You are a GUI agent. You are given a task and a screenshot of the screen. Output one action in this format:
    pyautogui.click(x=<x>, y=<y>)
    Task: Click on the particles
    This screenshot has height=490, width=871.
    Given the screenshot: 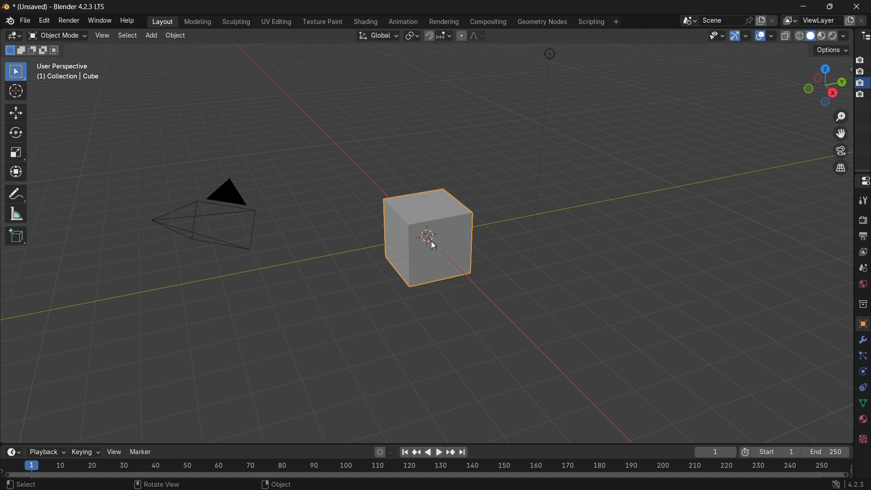 What is the action you would take?
    pyautogui.click(x=862, y=355)
    